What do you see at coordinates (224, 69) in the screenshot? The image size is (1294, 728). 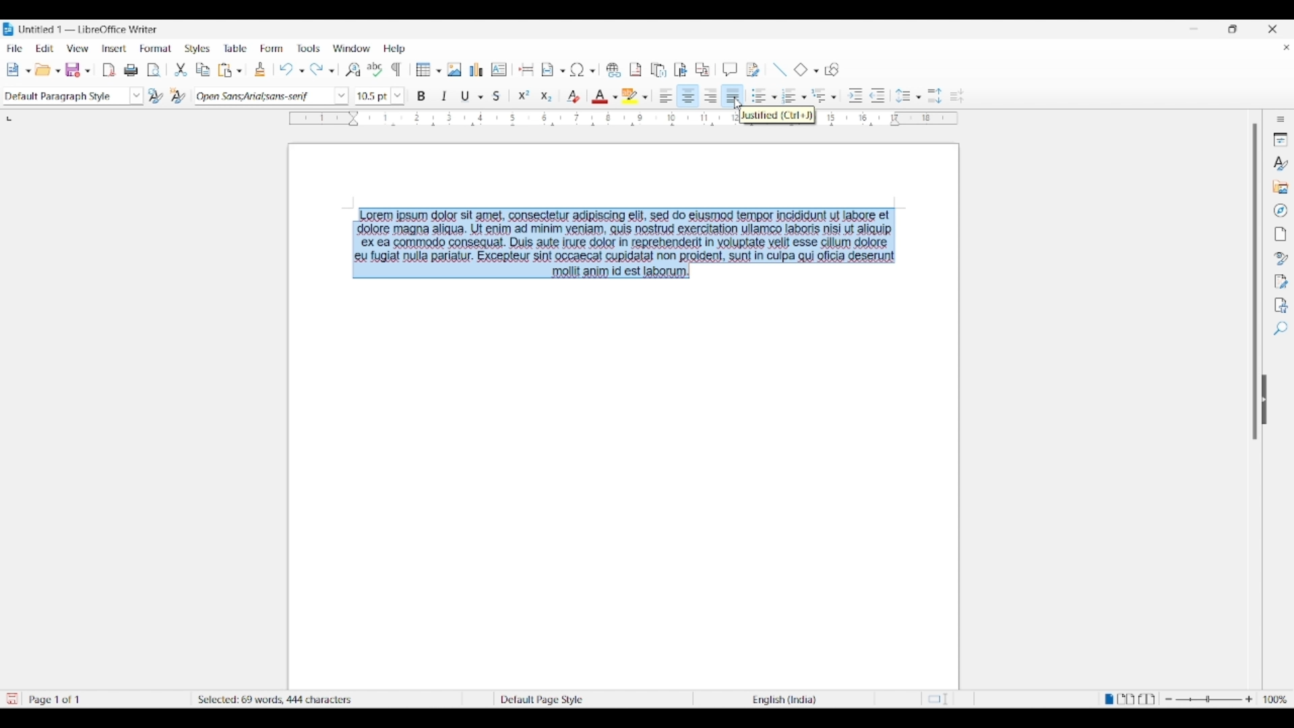 I see `Selected paste option` at bounding box center [224, 69].